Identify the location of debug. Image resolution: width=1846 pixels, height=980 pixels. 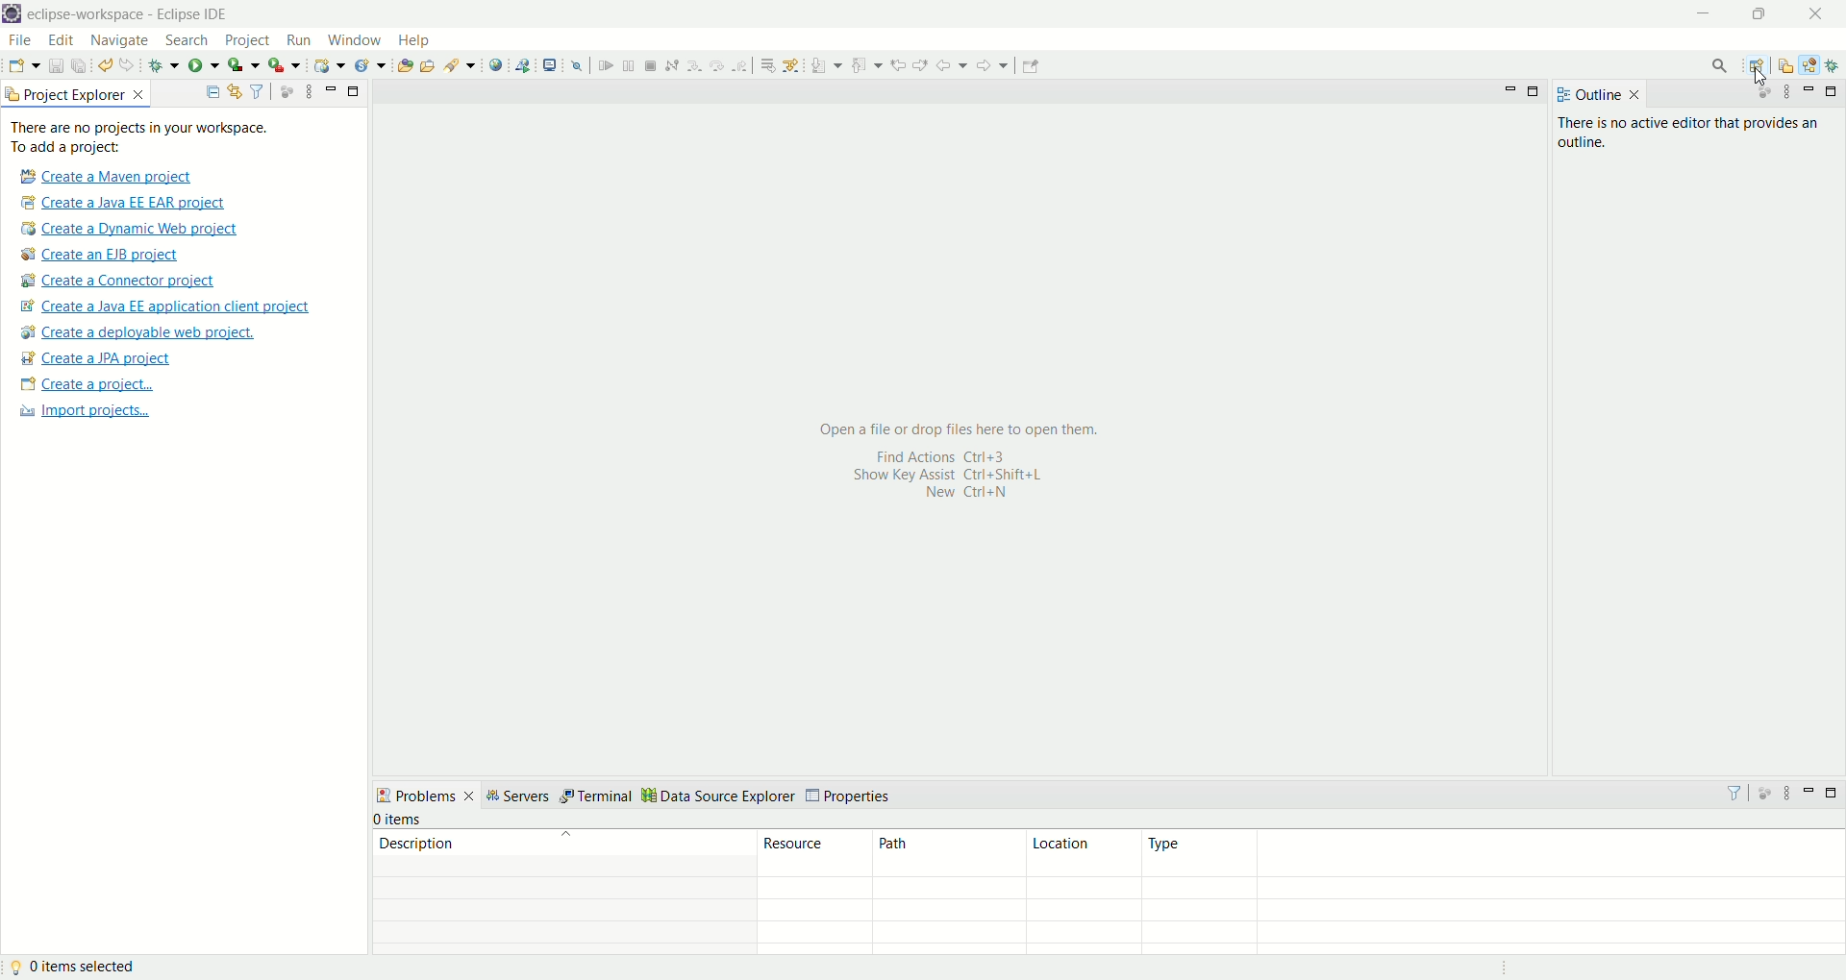
(1834, 65).